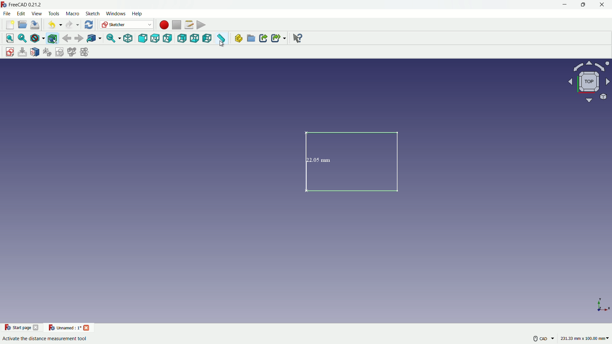 This screenshot has width=612, height=344. I want to click on save, so click(35, 25).